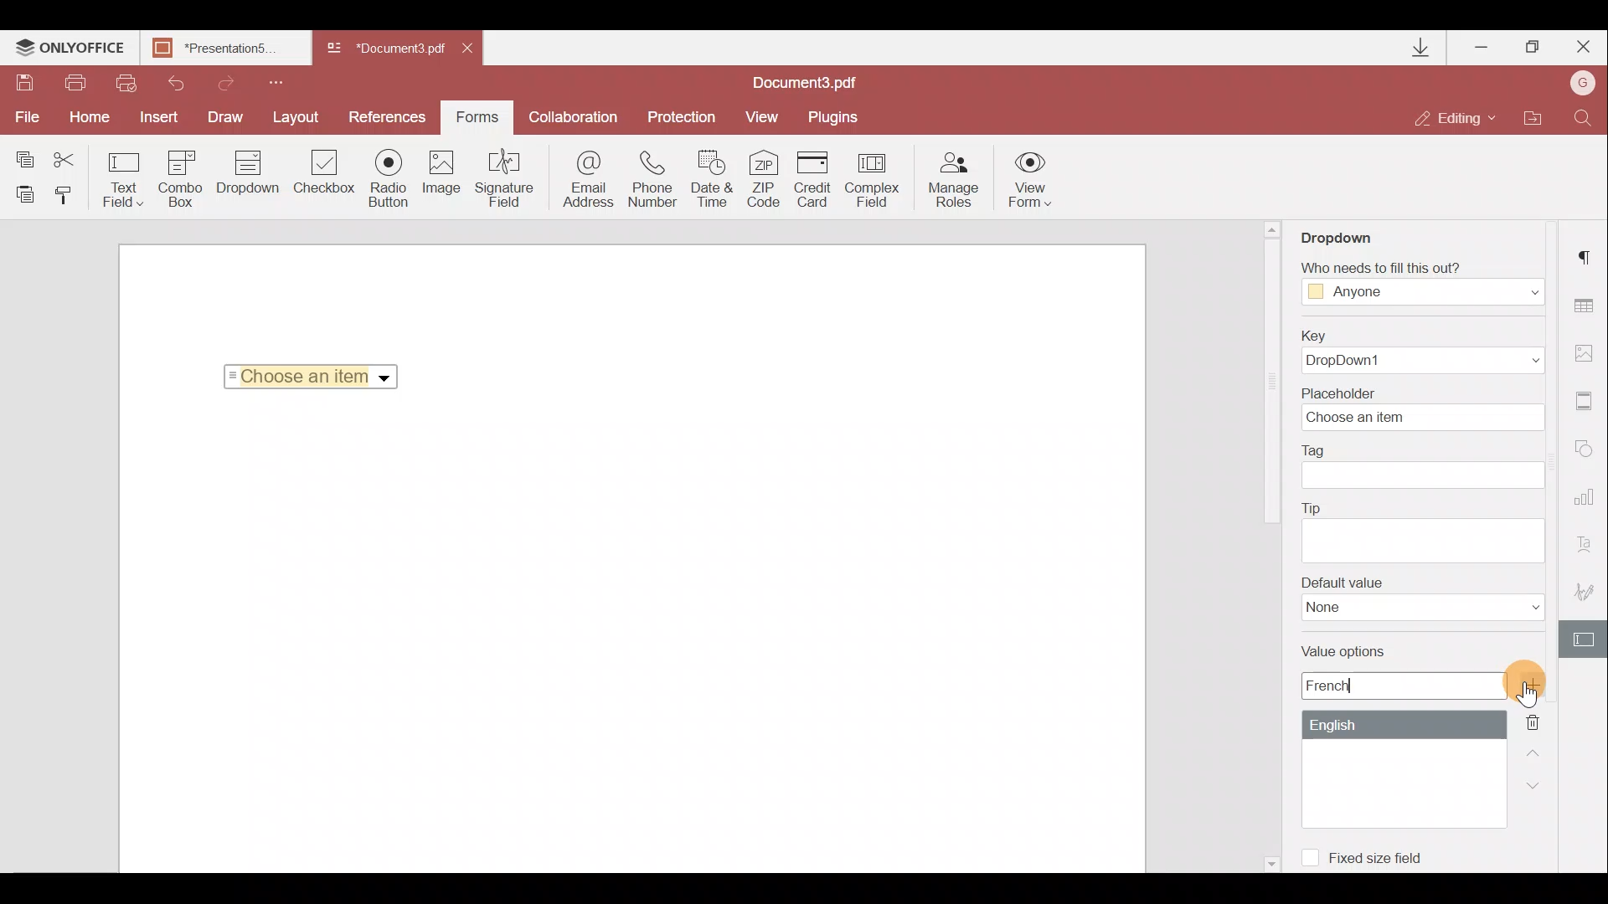  What do you see at coordinates (1578, 85) in the screenshot?
I see `Account name` at bounding box center [1578, 85].